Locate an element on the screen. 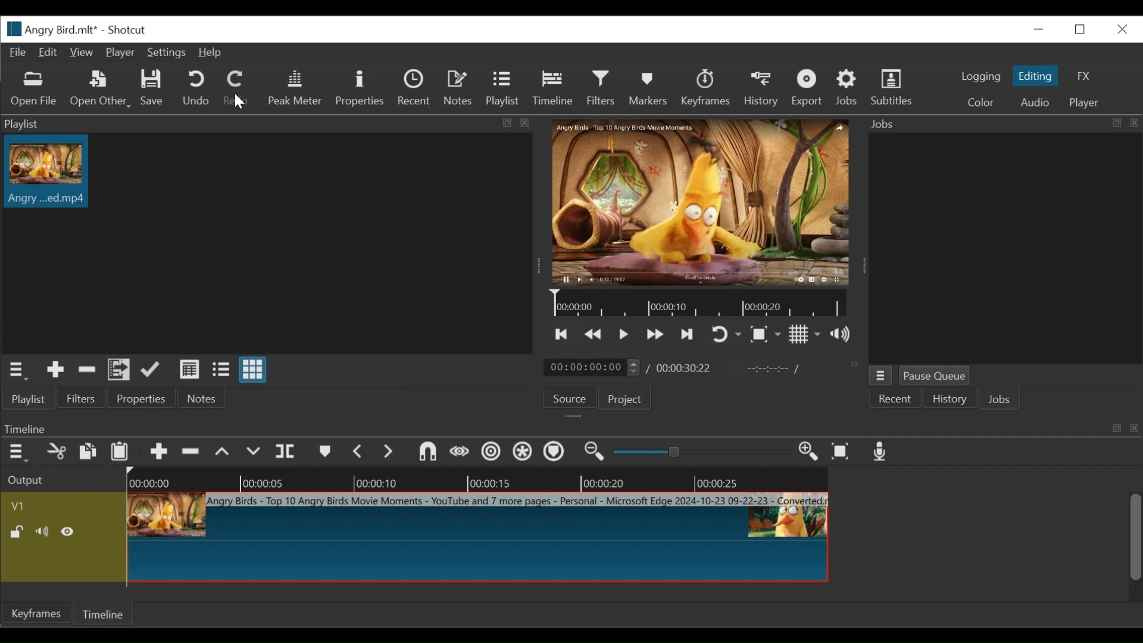 The height and width of the screenshot is (643, 1143). lift is located at coordinates (222, 452).